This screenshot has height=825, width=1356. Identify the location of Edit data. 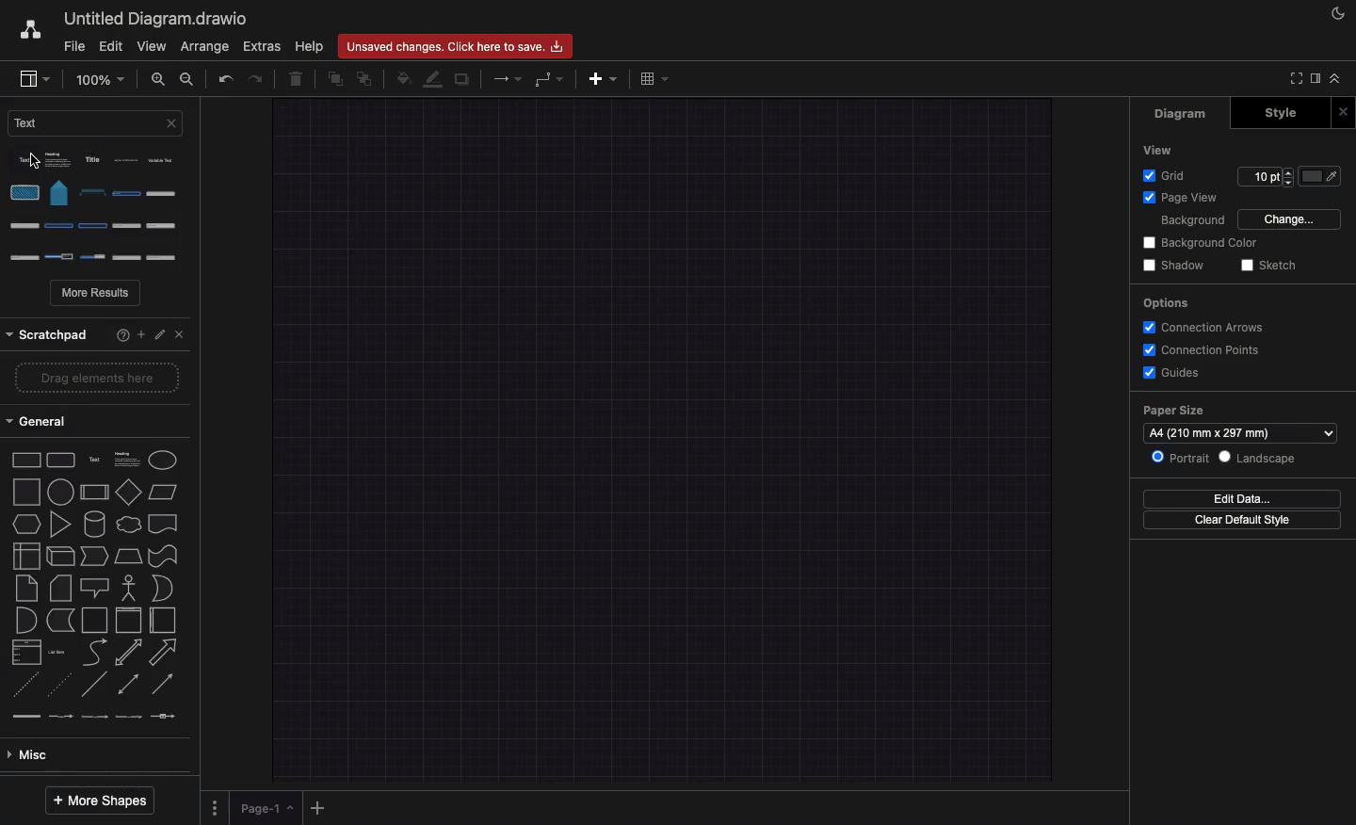
(1241, 499).